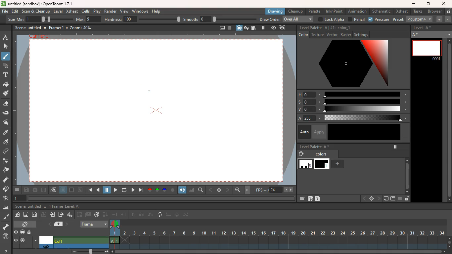 This screenshot has width=452, height=254. Describe the element at coordinates (6, 95) in the screenshot. I see `paint` at that location.